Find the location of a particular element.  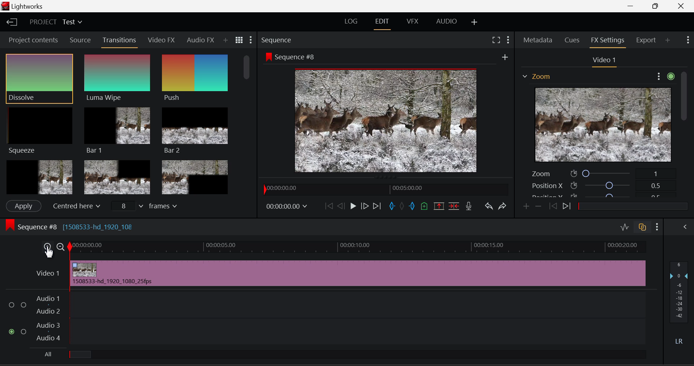

To Start is located at coordinates (328, 207).